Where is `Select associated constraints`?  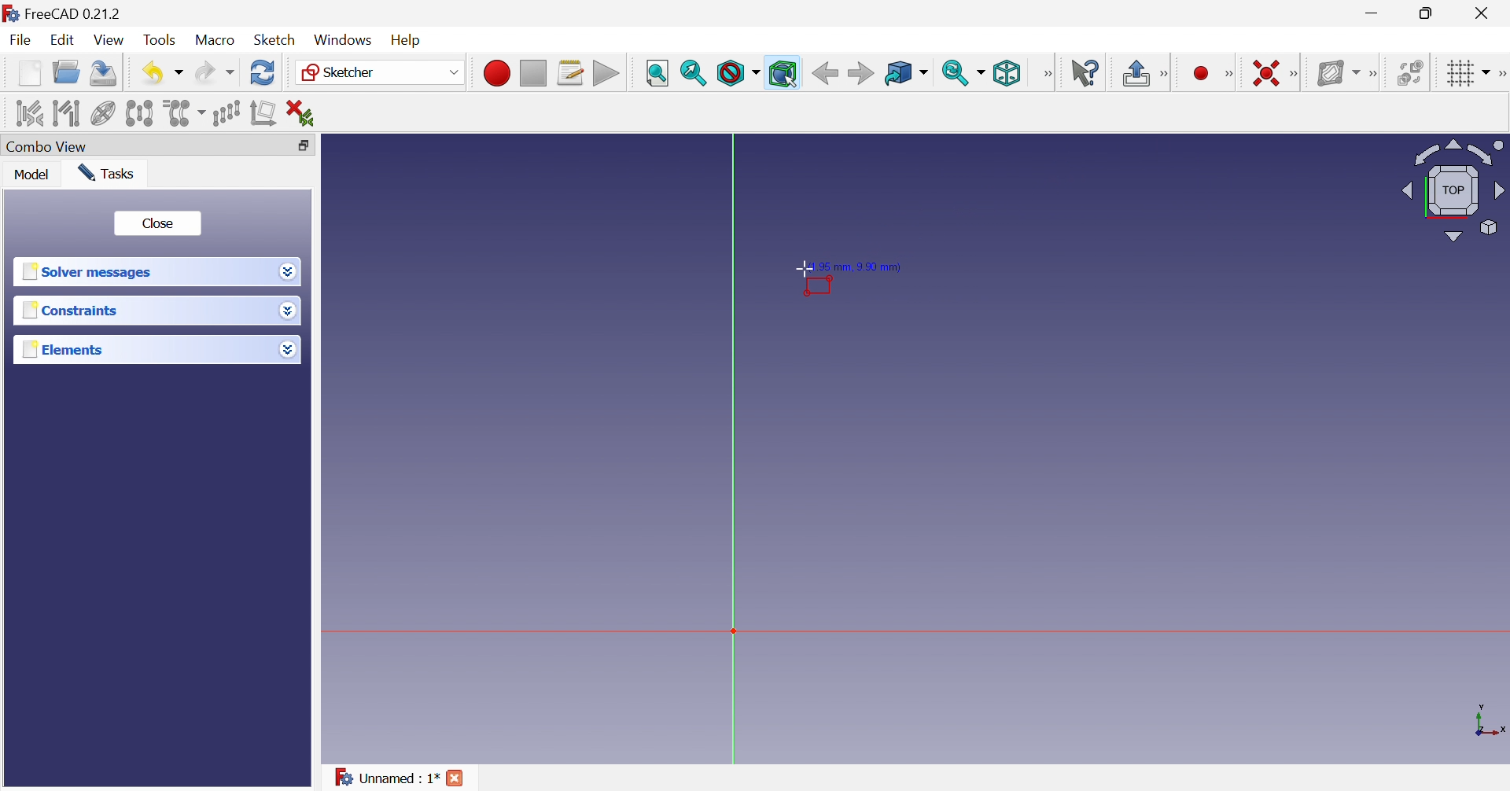
Select associated constraints is located at coordinates (30, 112).